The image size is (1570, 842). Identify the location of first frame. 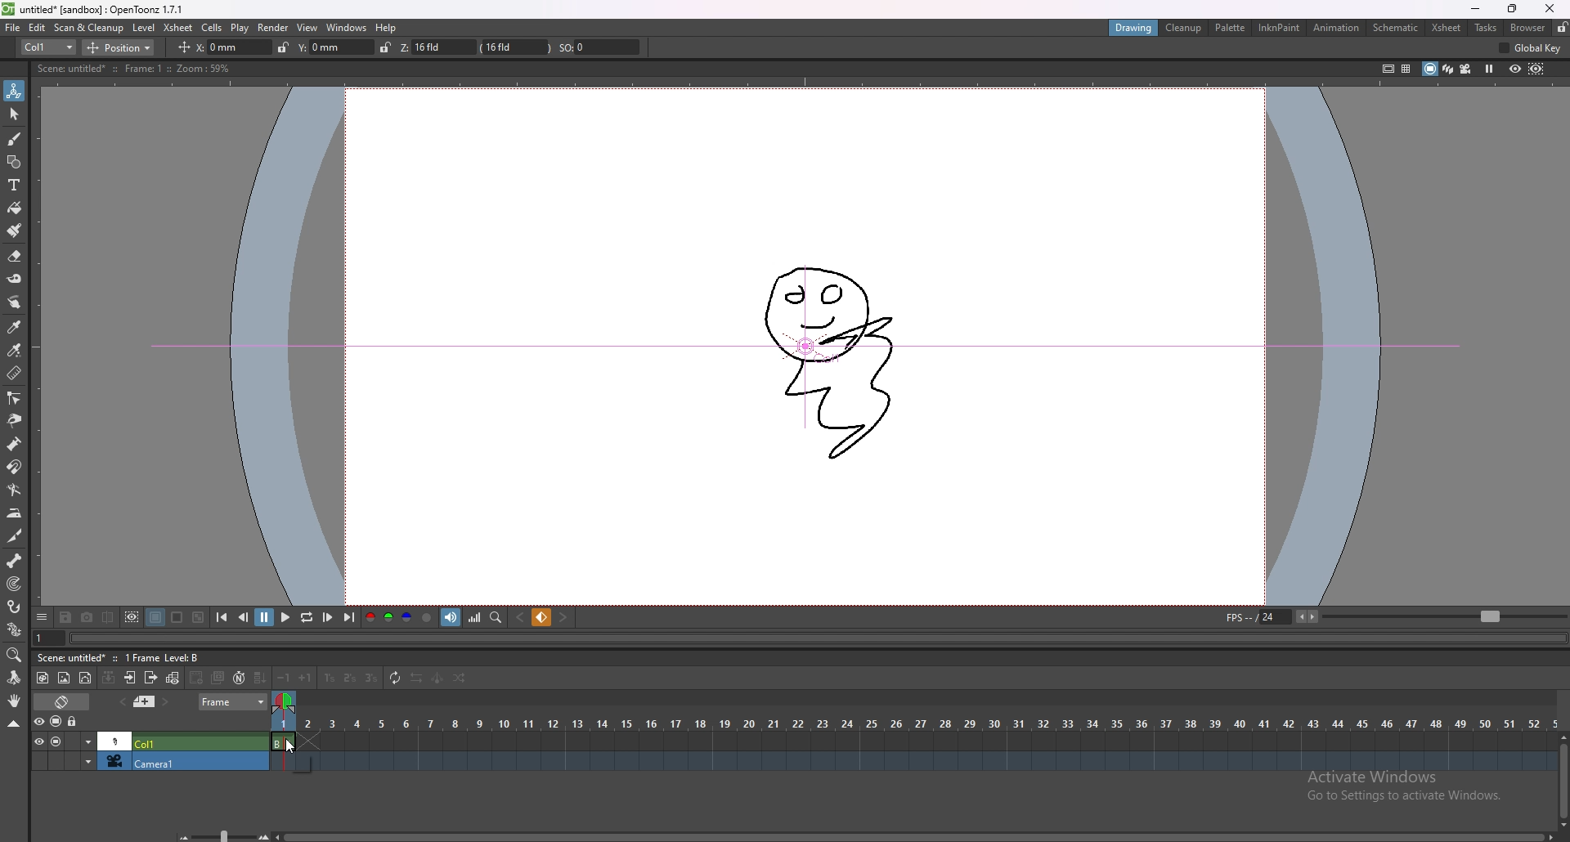
(223, 618).